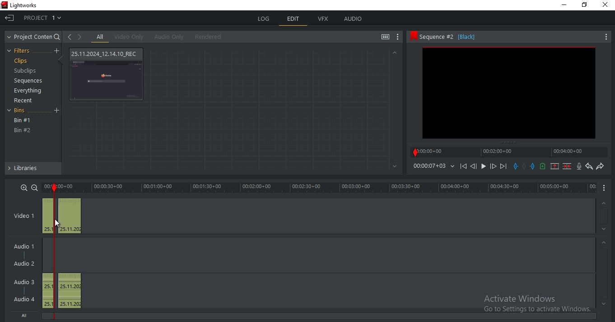 The image size is (615, 322). What do you see at coordinates (604, 242) in the screenshot?
I see `Up` at bounding box center [604, 242].